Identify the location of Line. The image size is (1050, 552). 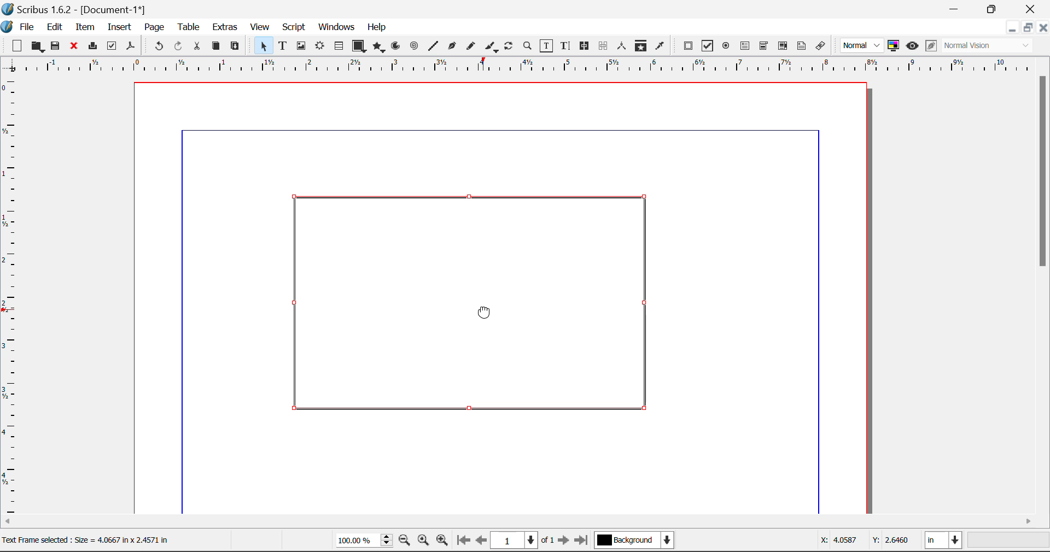
(433, 46).